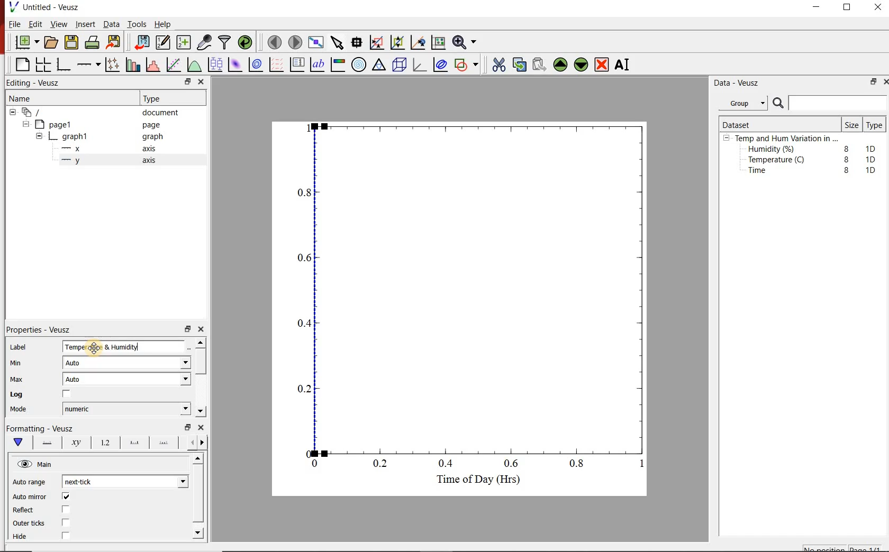 The height and width of the screenshot is (552, 889). What do you see at coordinates (174, 364) in the screenshot?
I see `Min dropdown` at bounding box center [174, 364].